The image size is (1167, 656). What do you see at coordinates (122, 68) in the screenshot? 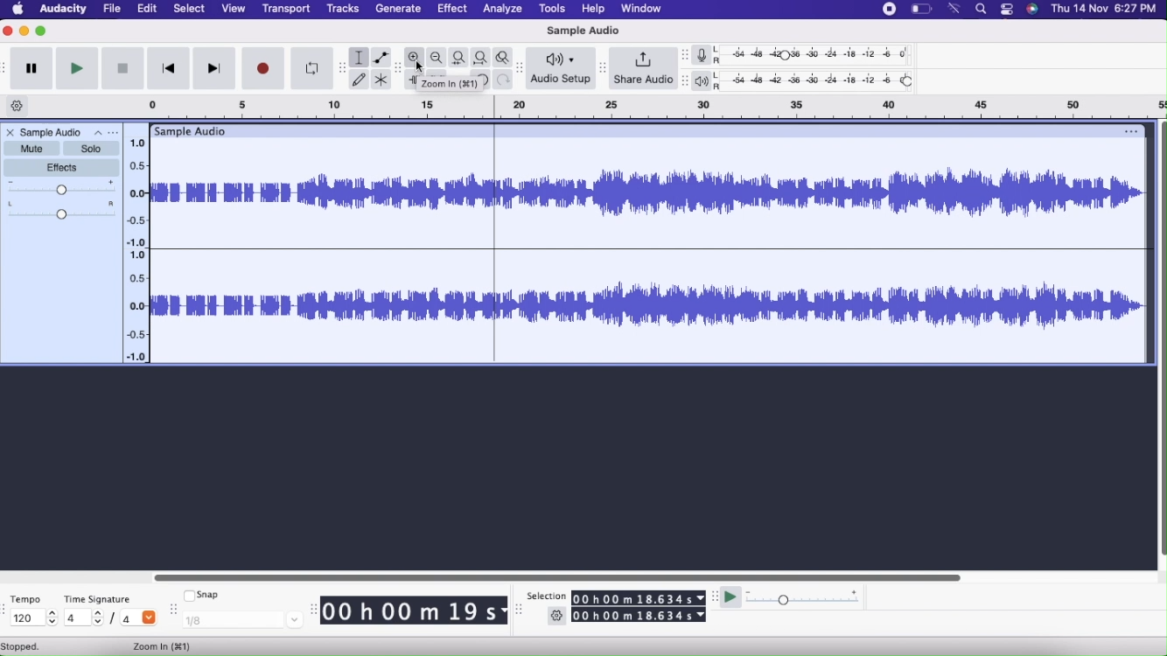
I see `Stop` at bounding box center [122, 68].